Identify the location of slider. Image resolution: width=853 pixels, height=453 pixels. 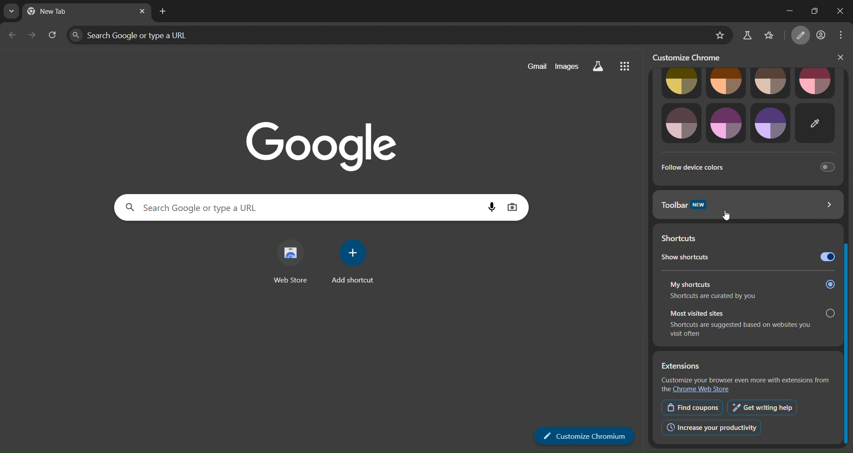
(848, 267).